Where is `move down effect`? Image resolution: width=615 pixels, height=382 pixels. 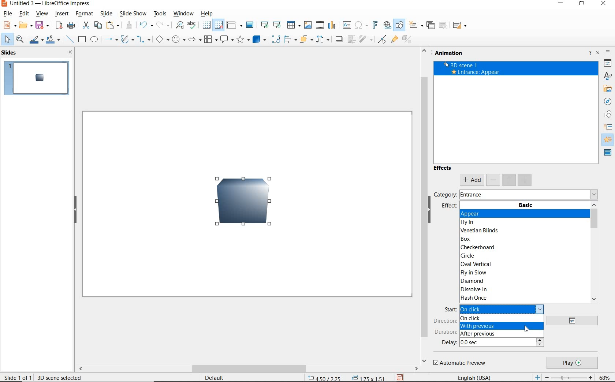 move down effect is located at coordinates (524, 179).